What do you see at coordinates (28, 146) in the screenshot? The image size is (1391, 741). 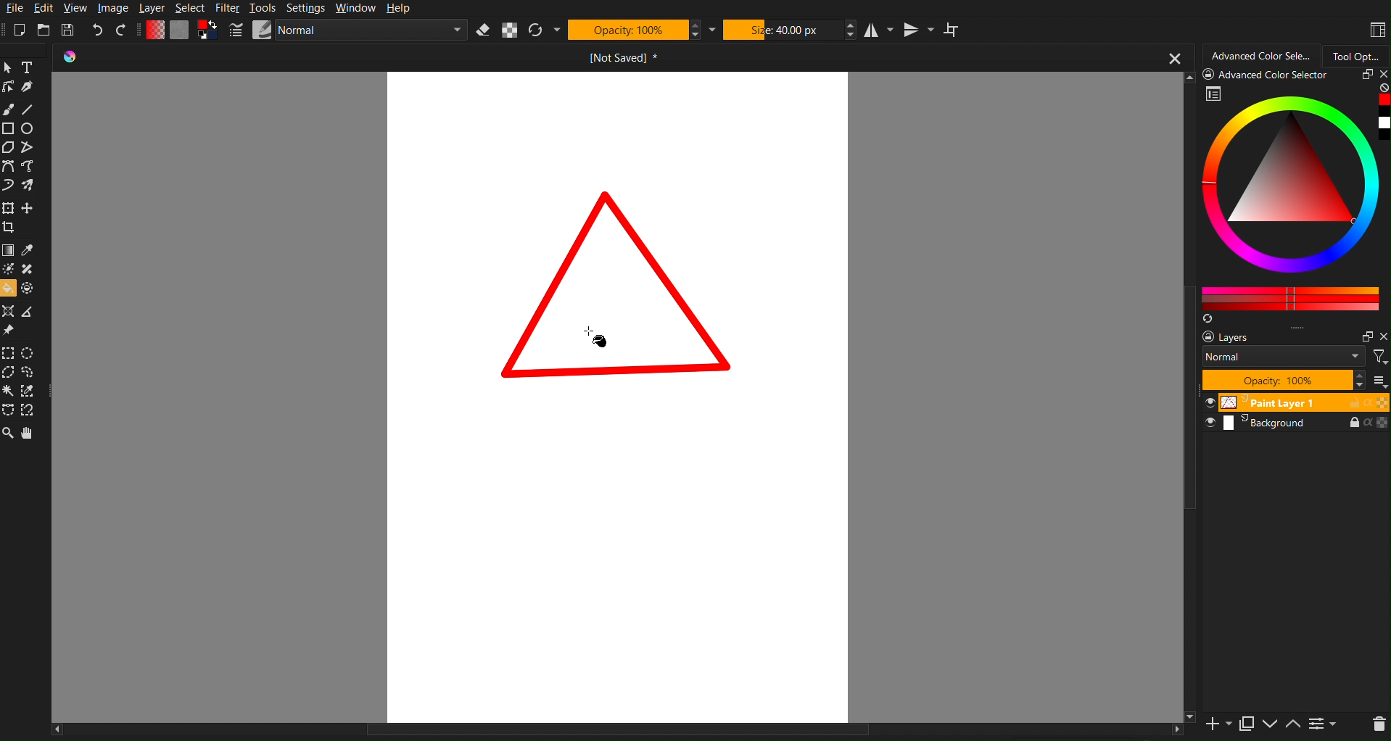 I see `polyline tool` at bounding box center [28, 146].